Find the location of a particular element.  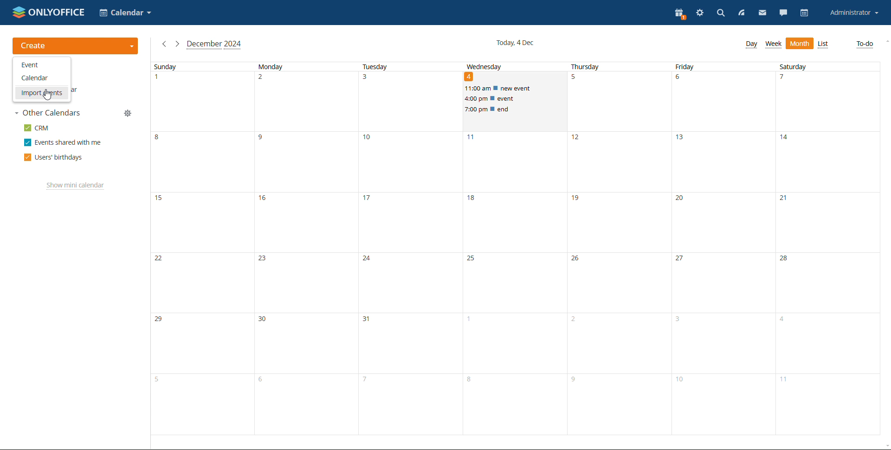

manage is located at coordinates (128, 113).